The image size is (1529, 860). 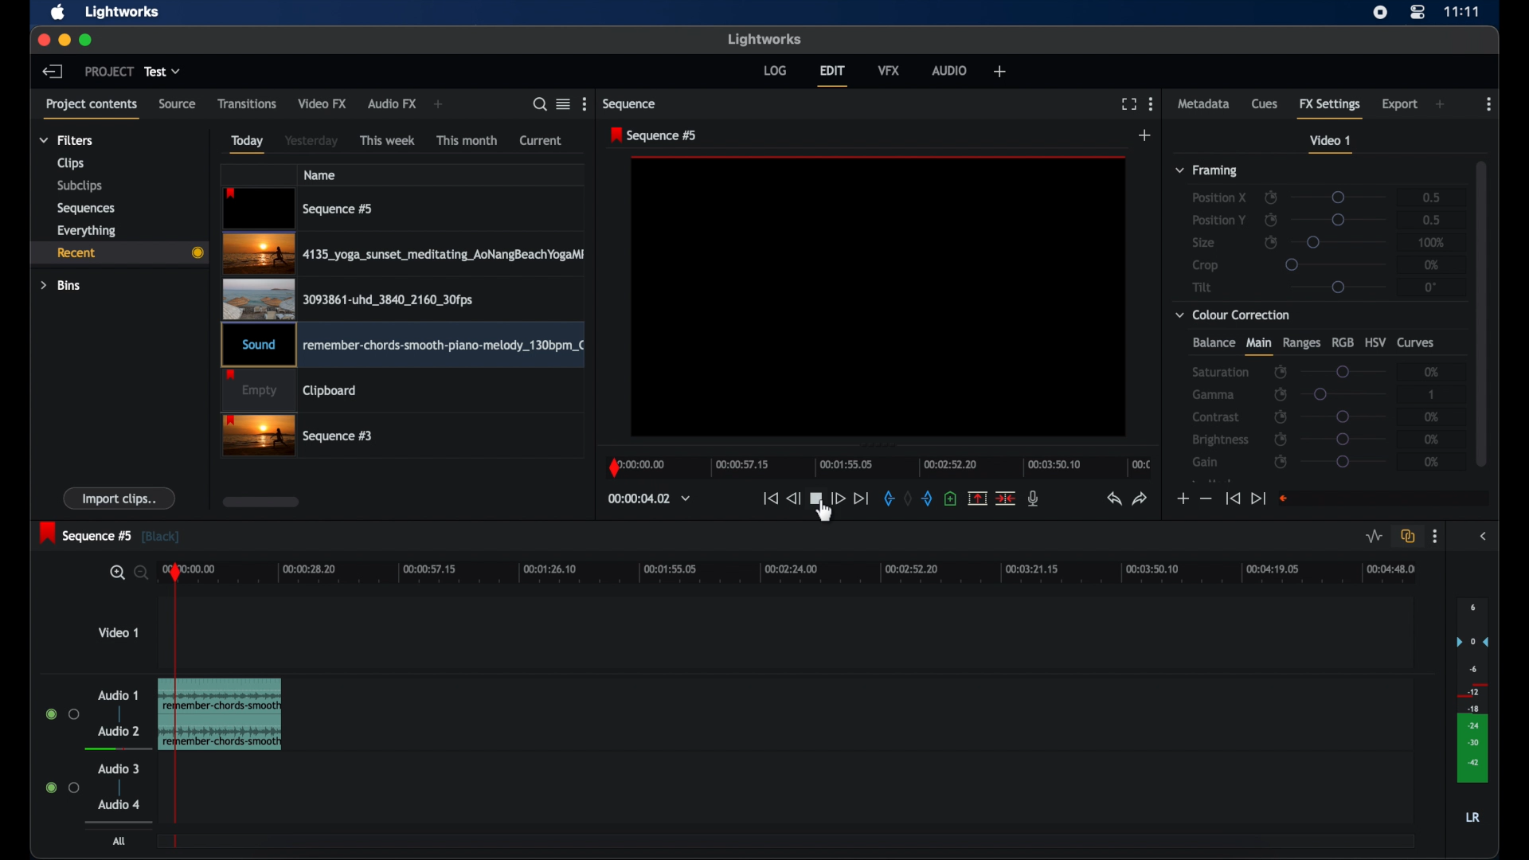 What do you see at coordinates (1433, 462) in the screenshot?
I see `0%` at bounding box center [1433, 462].